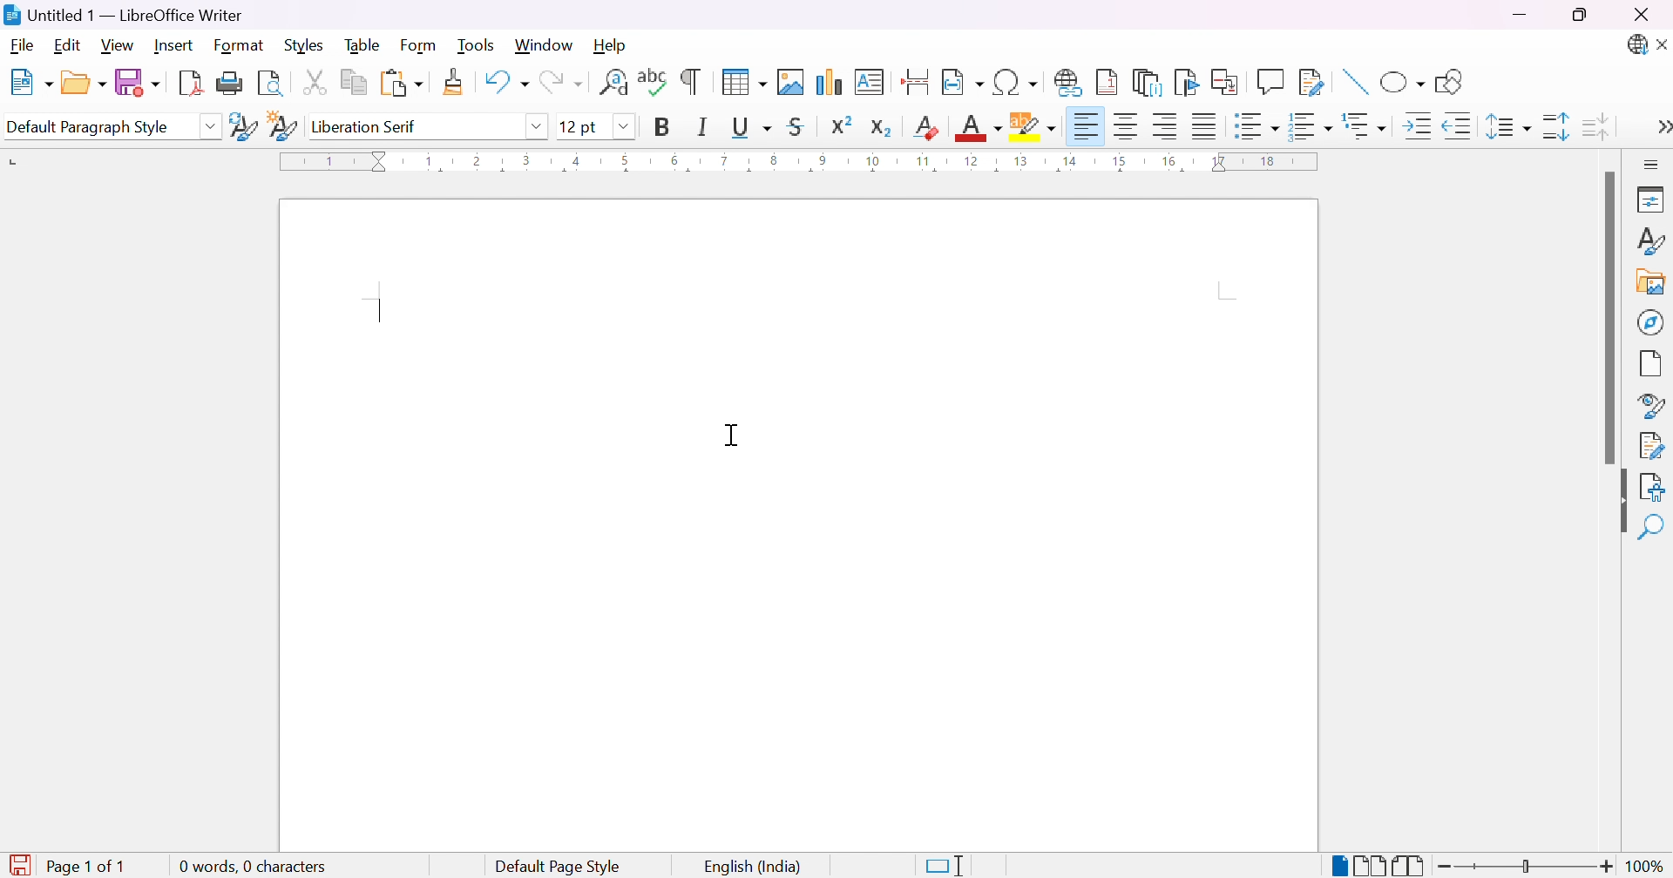 The height and width of the screenshot is (878, 1673). What do you see at coordinates (135, 81) in the screenshot?
I see `Save` at bounding box center [135, 81].